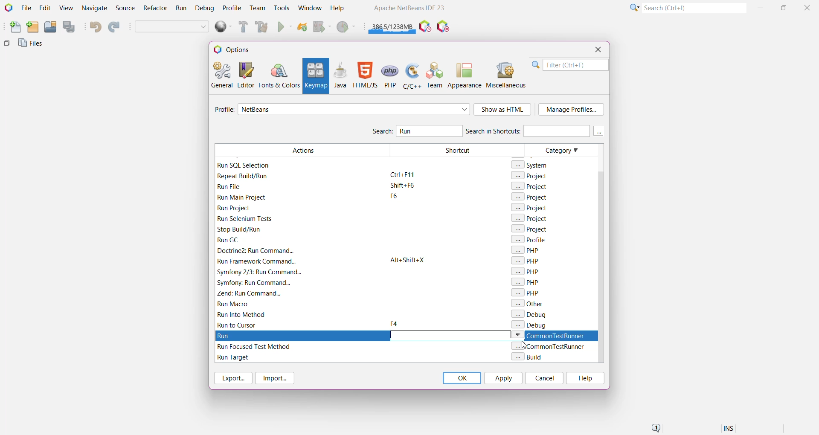 Image resolution: width=819 pixels, height=435 pixels. What do you see at coordinates (559, 236) in the screenshot?
I see `Category` at bounding box center [559, 236].